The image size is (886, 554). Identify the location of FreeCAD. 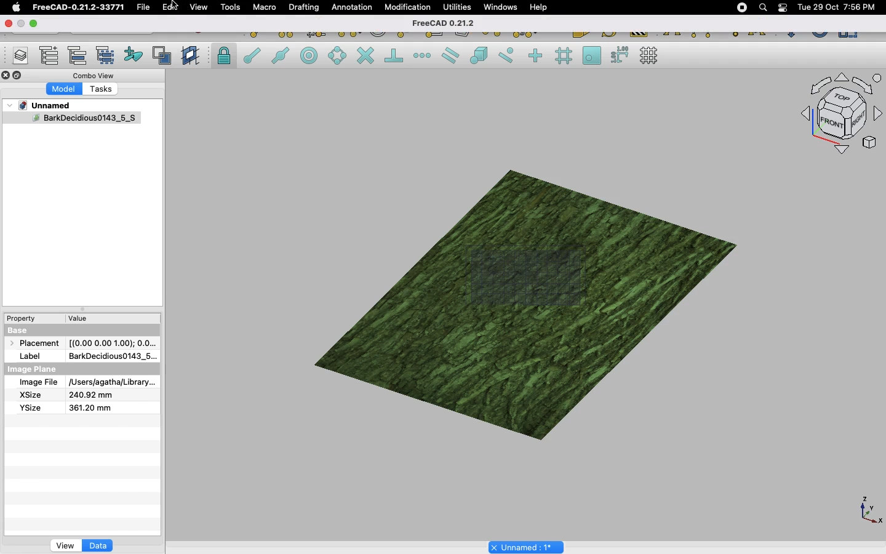
(79, 7).